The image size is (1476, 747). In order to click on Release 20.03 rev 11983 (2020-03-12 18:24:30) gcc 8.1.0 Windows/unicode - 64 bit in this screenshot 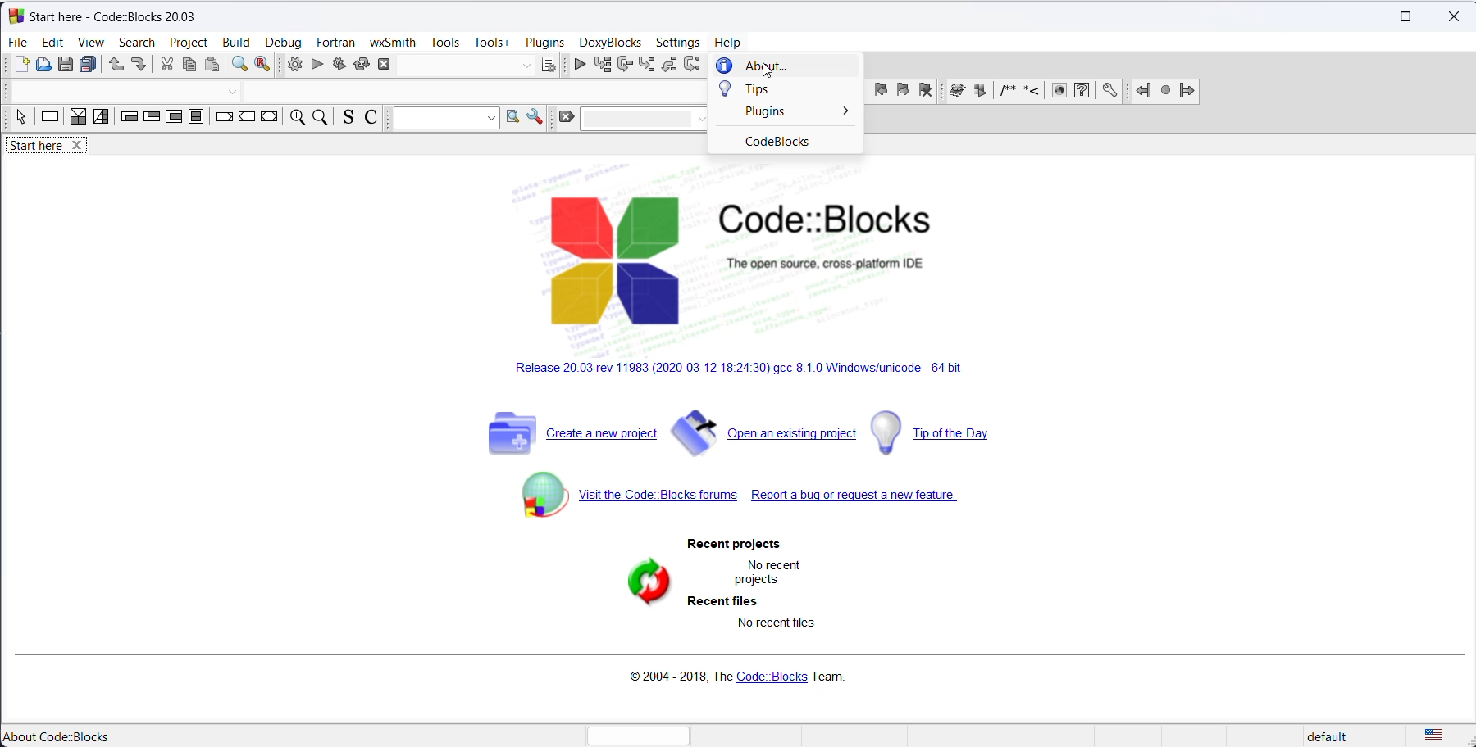, I will do `click(739, 373)`.